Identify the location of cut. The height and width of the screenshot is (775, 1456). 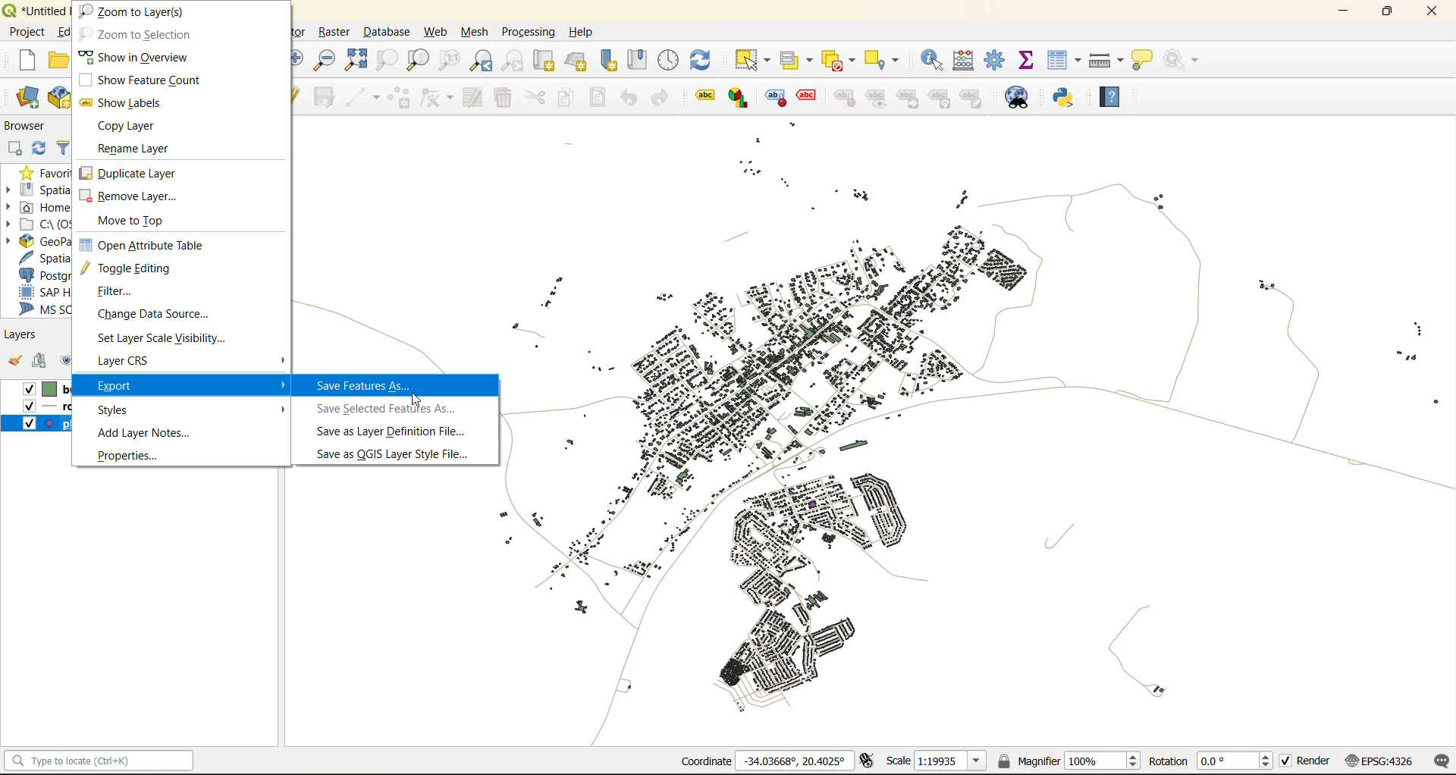
(536, 97).